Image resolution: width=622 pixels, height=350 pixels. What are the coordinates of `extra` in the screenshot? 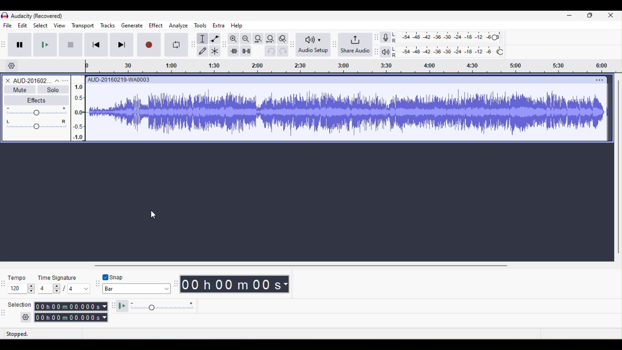 It's located at (218, 27).